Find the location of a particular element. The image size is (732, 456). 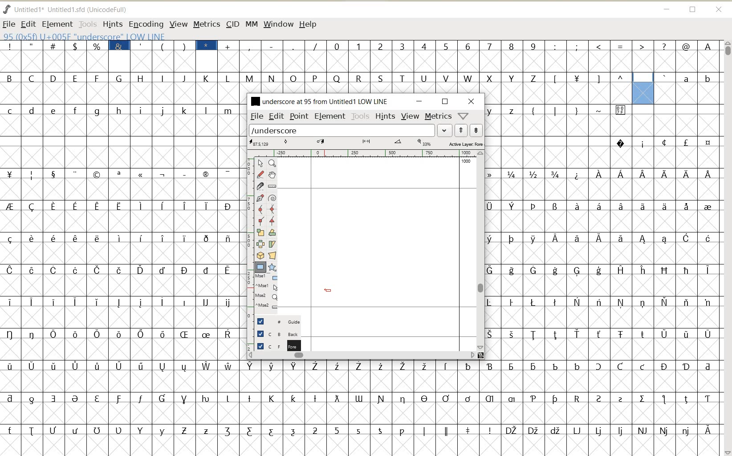

MINIMIZE is located at coordinates (420, 101).